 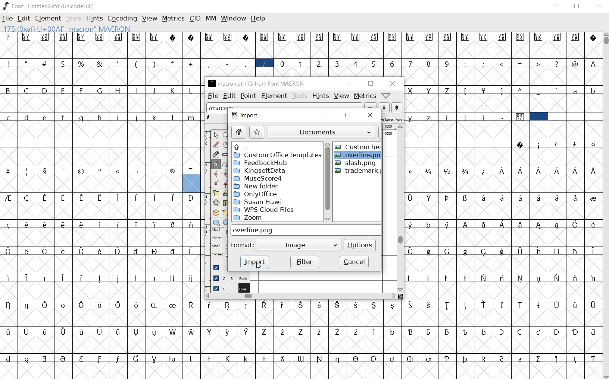 What do you see at coordinates (593, 224) in the screenshot?
I see `Symbol` at bounding box center [593, 224].